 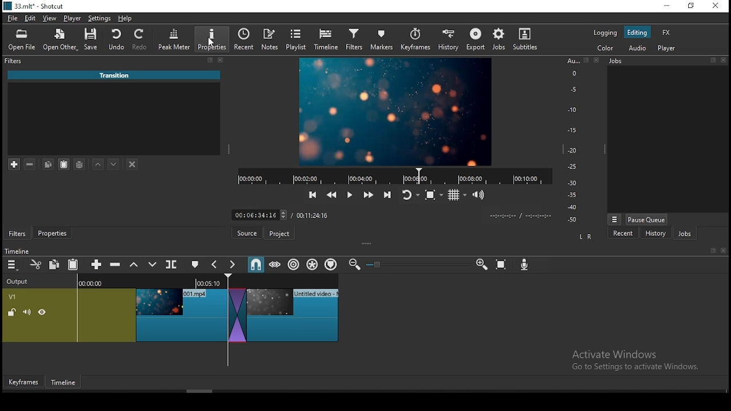 I want to click on , so click(x=526, y=266).